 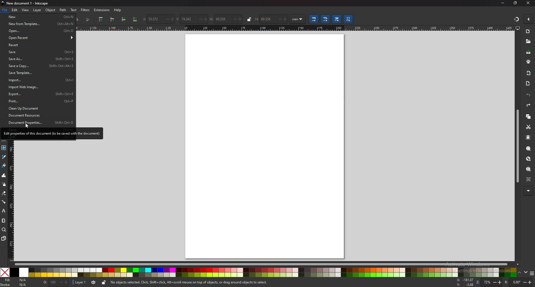 What do you see at coordinates (528, 83) in the screenshot?
I see `export` at bounding box center [528, 83].